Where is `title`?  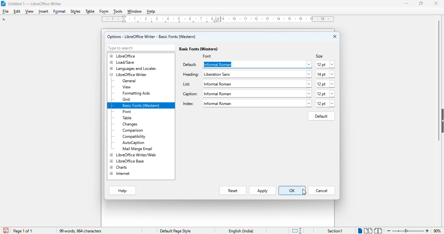
title is located at coordinates (34, 4).